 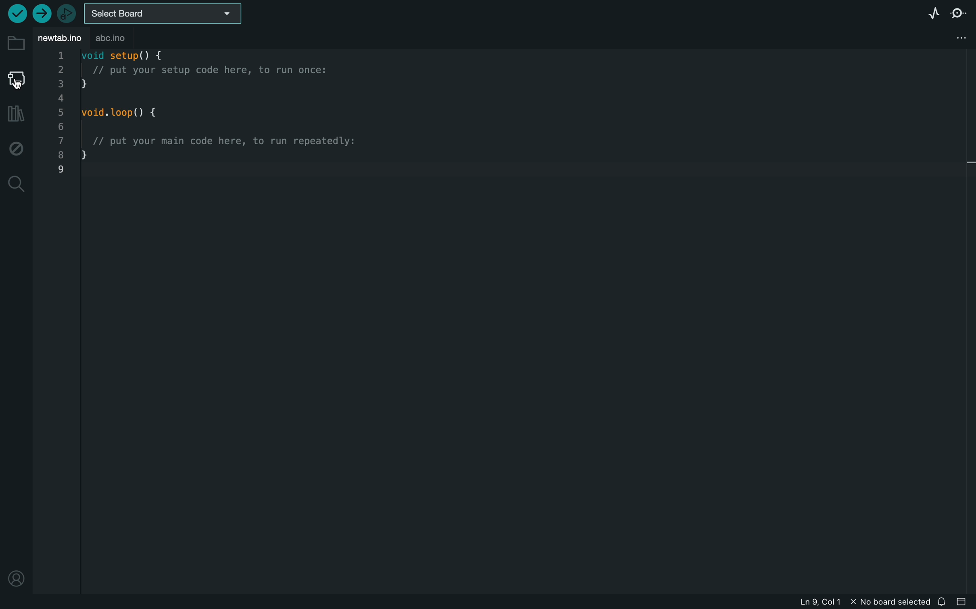 I want to click on library manager, so click(x=15, y=115).